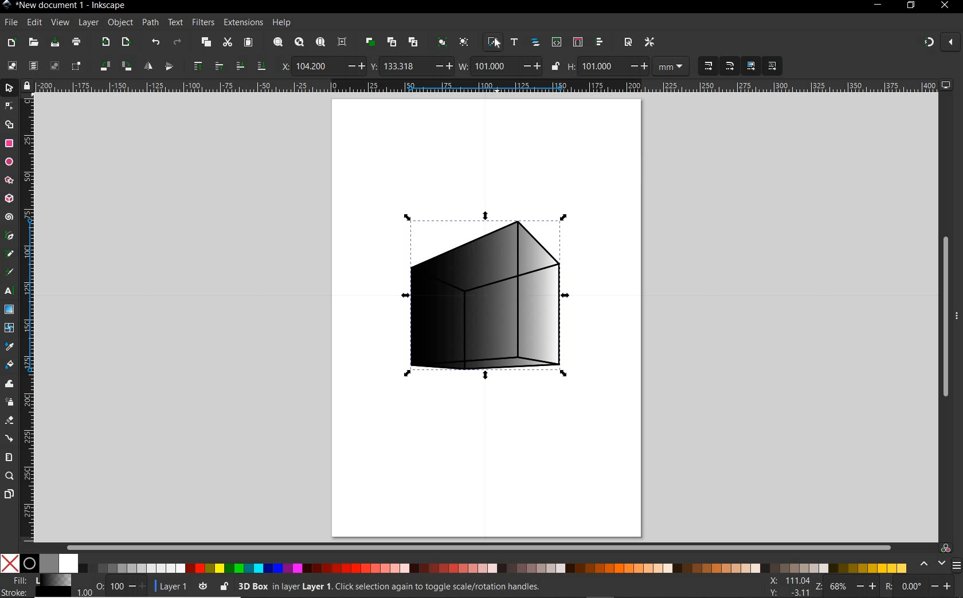  Describe the element at coordinates (9, 198) in the screenshot. I see `3D BOX TOOL` at that location.